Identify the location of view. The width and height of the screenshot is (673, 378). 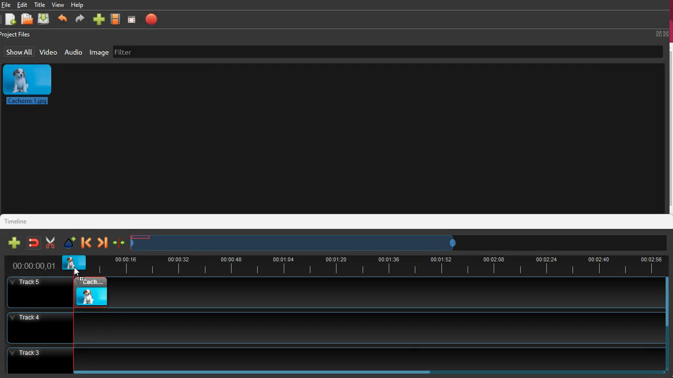
(59, 5).